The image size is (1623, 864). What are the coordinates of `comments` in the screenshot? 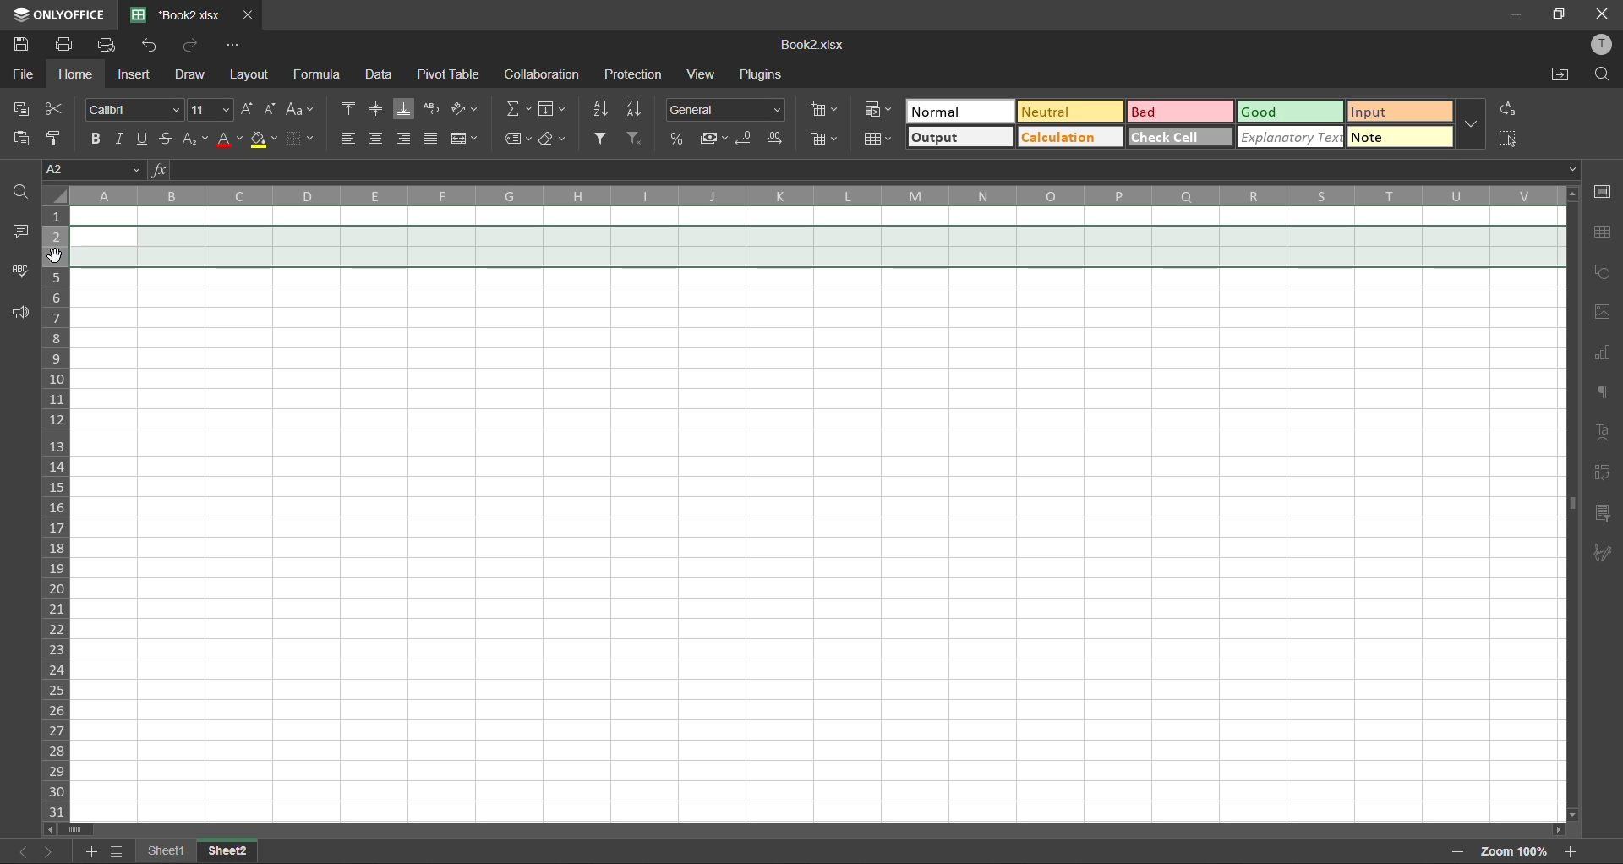 It's located at (24, 234).